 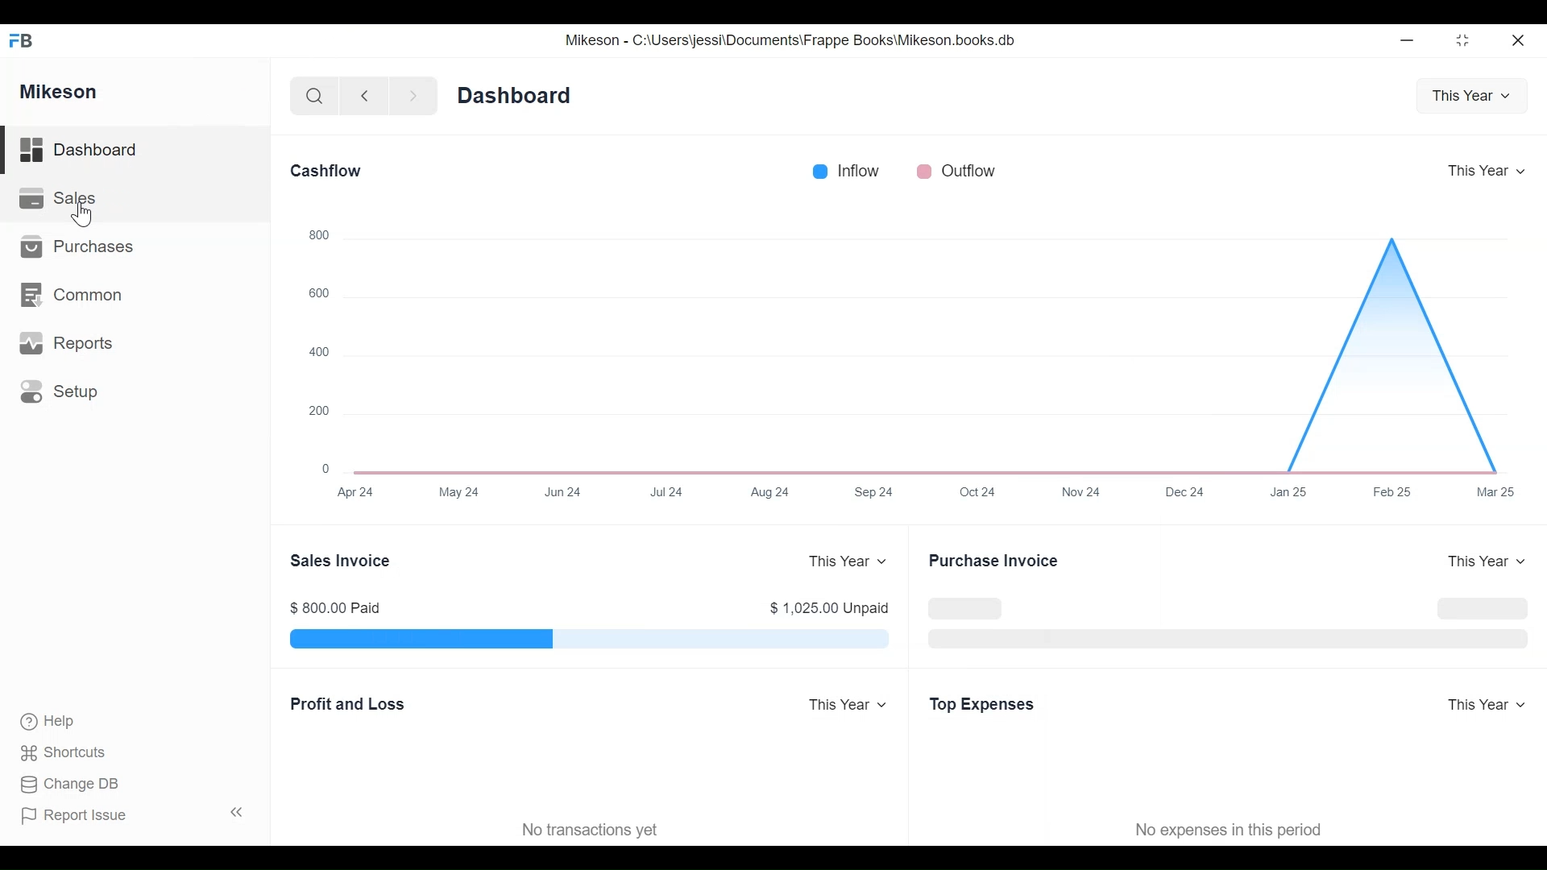 I want to click on Report Issue, so click(x=81, y=816).